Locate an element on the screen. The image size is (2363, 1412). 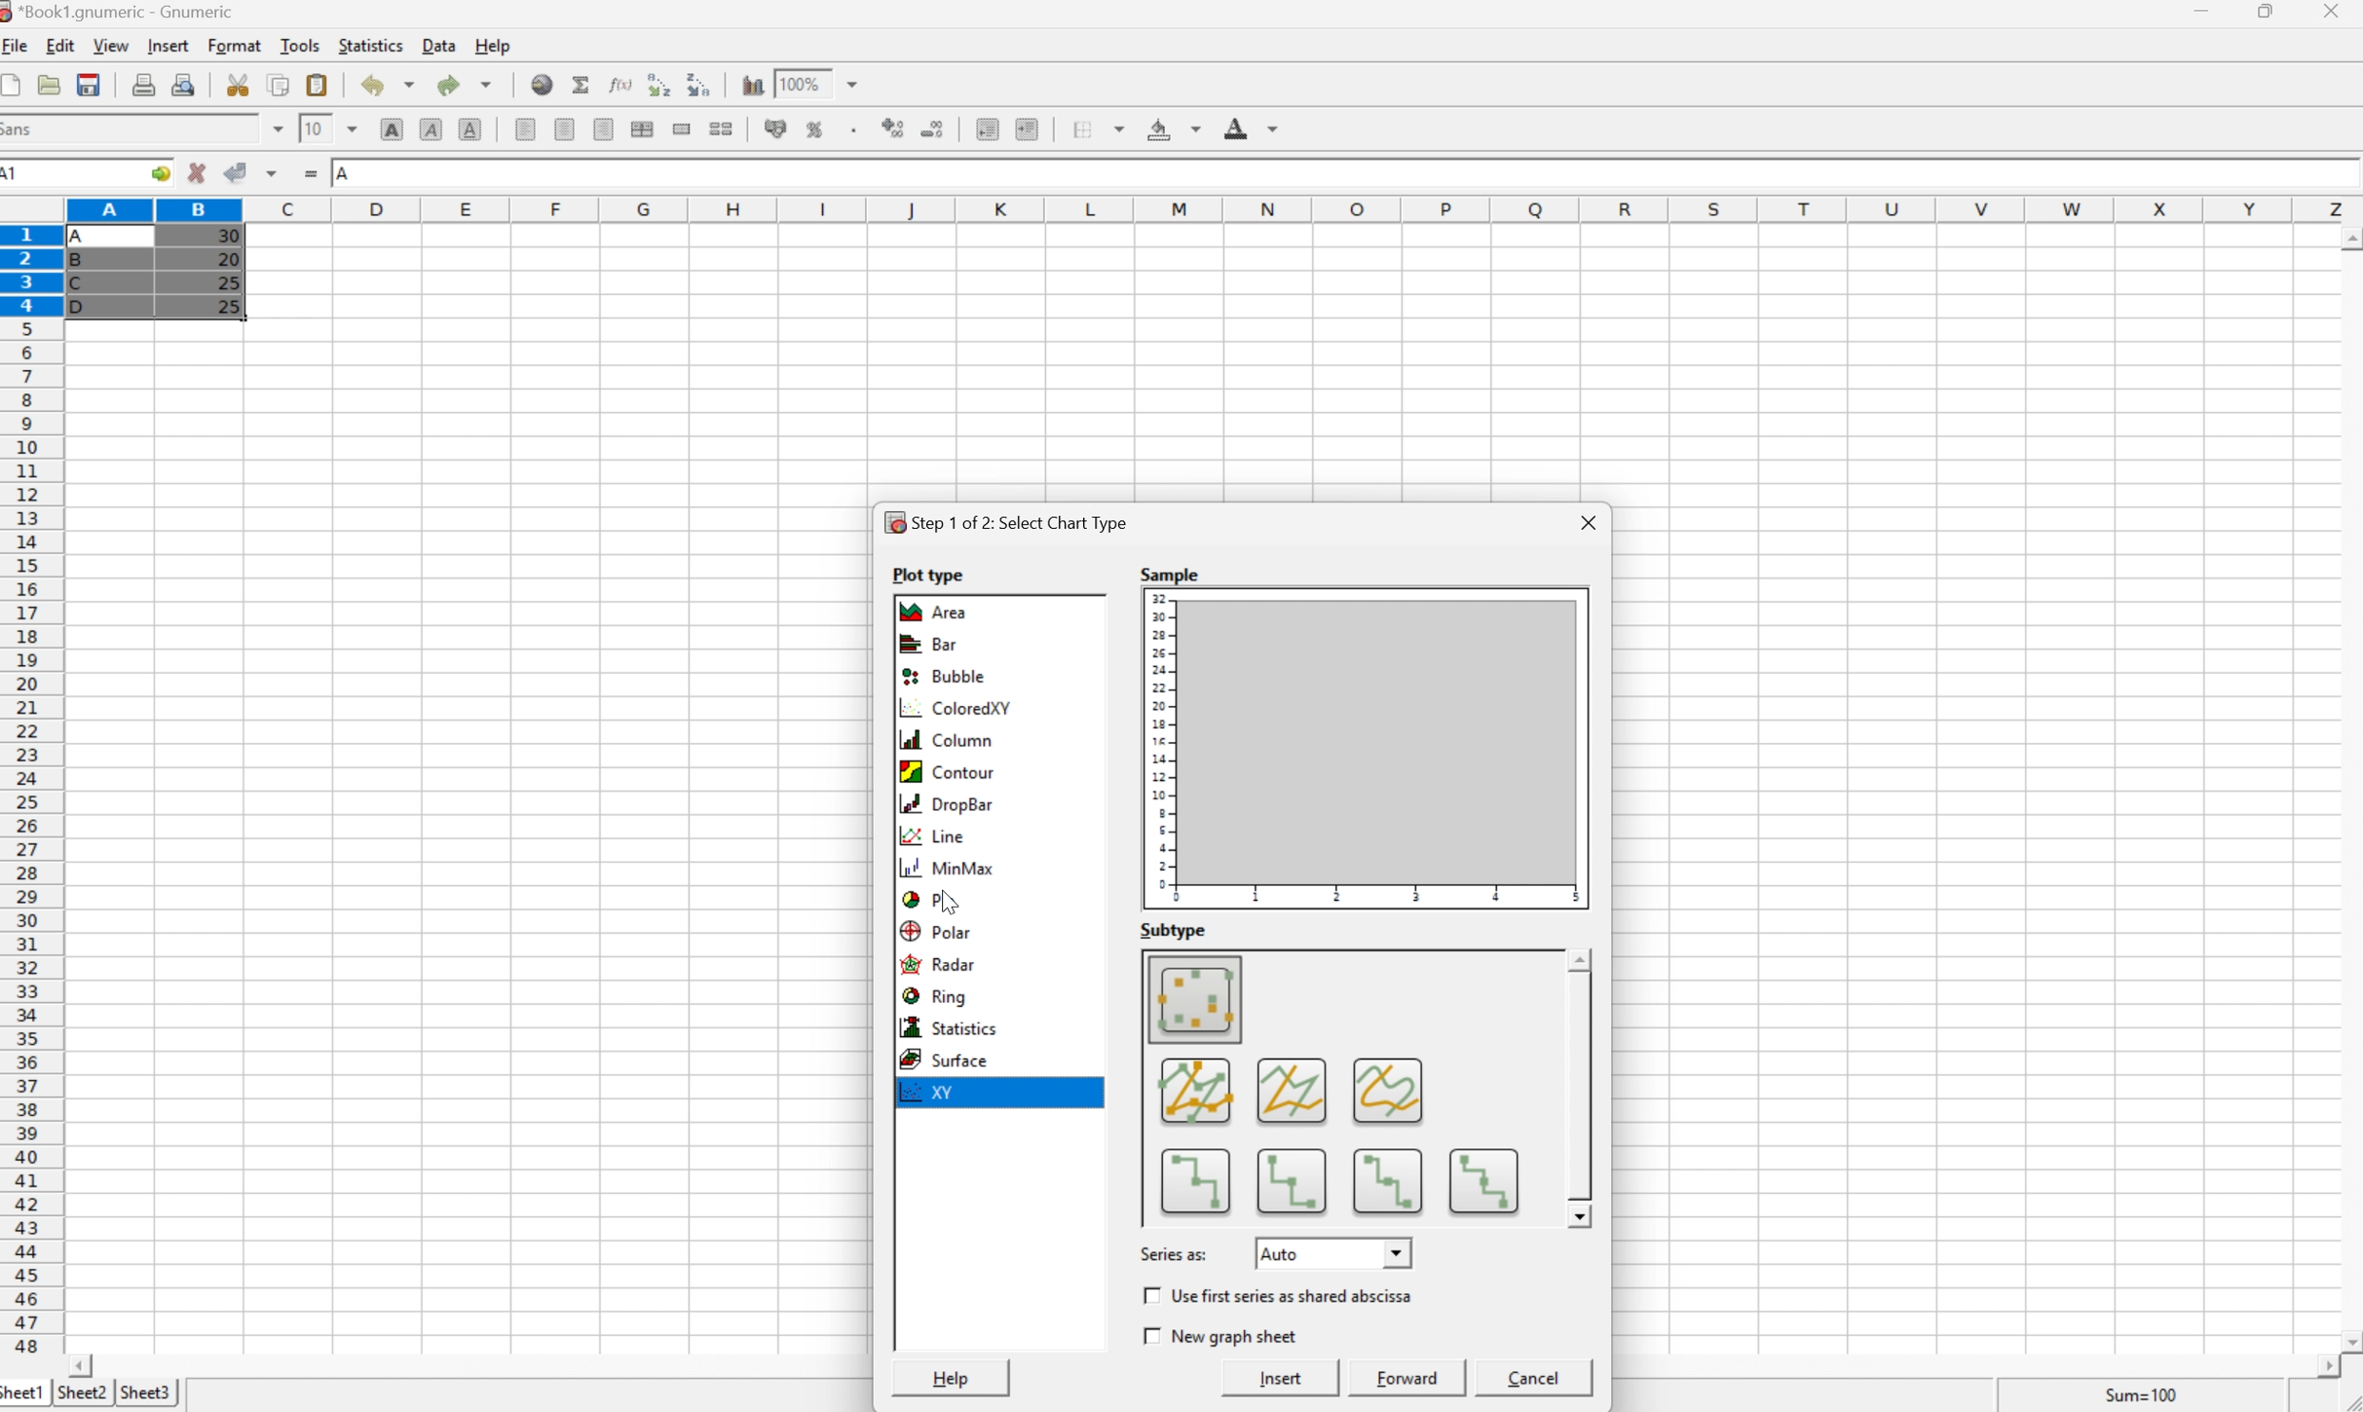
A is located at coordinates (85, 232).